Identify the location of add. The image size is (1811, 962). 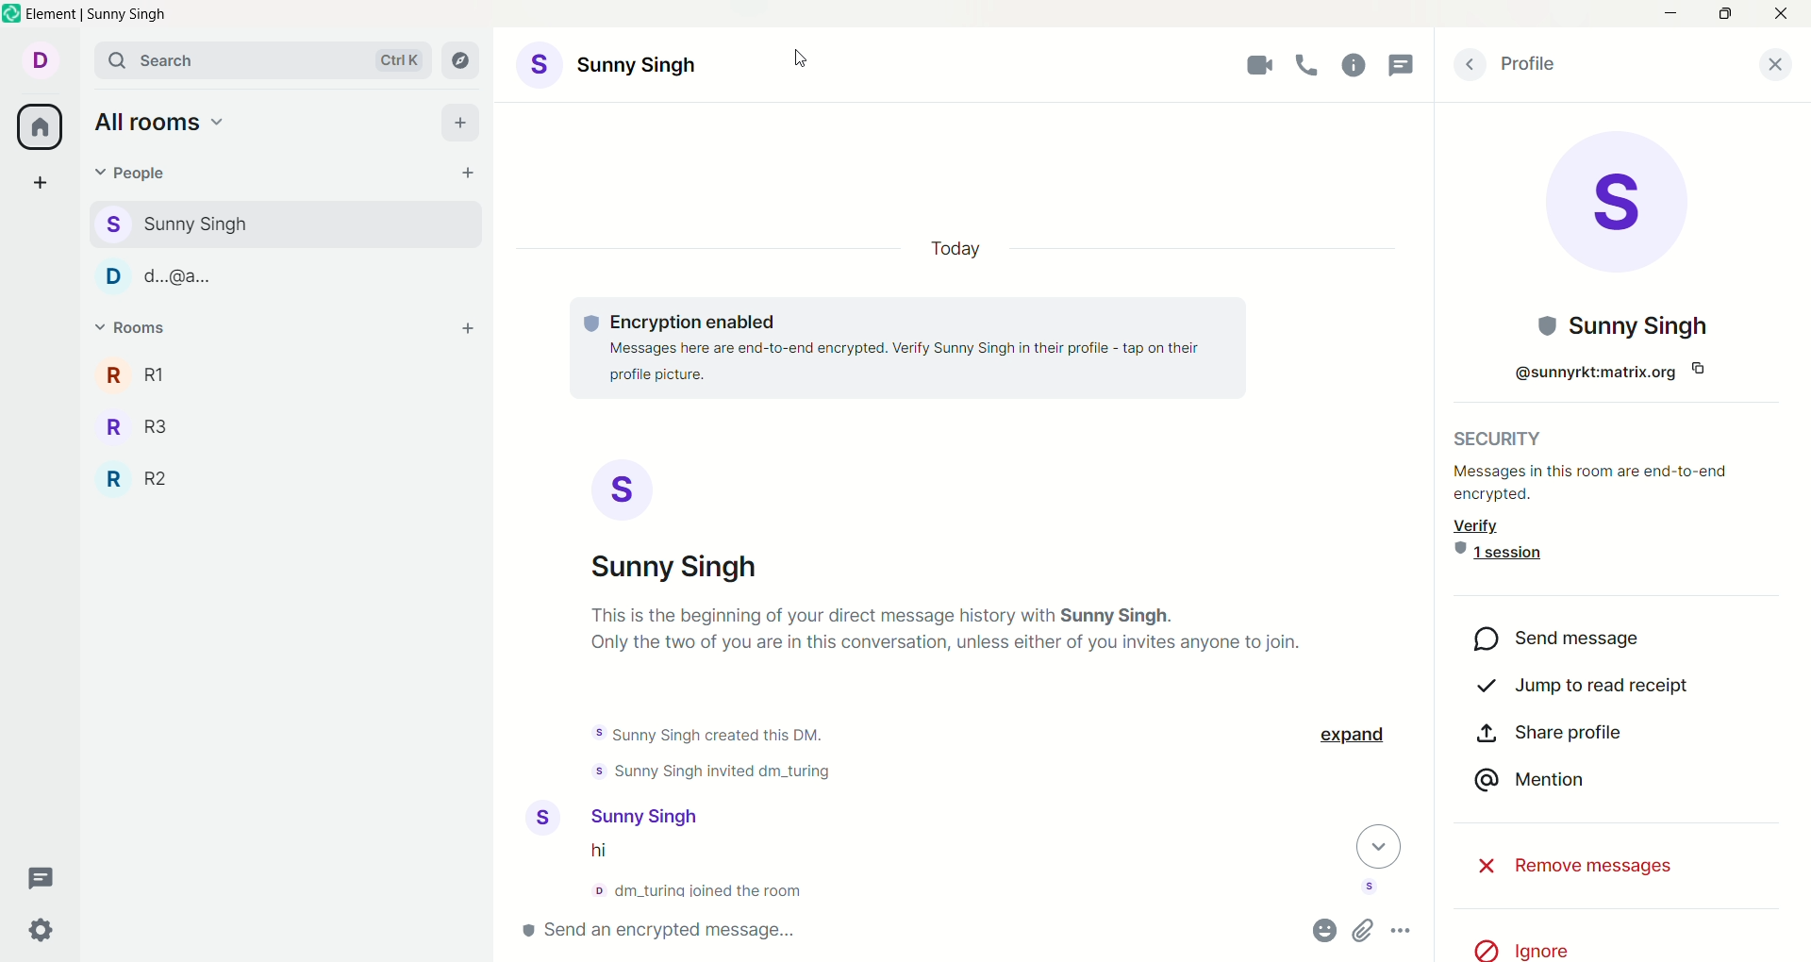
(470, 331).